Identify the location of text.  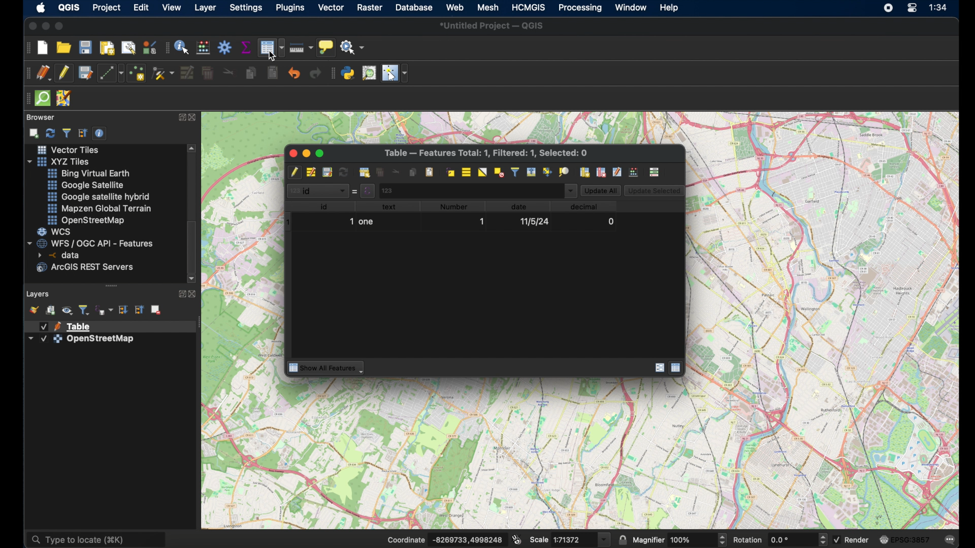
(391, 207).